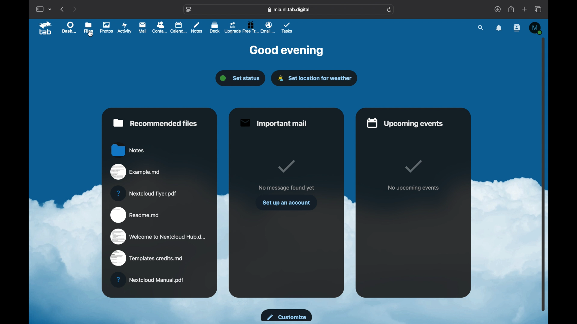 The width and height of the screenshot is (577, 324). Describe the element at coordinates (286, 203) in the screenshot. I see `set up an account` at that location.